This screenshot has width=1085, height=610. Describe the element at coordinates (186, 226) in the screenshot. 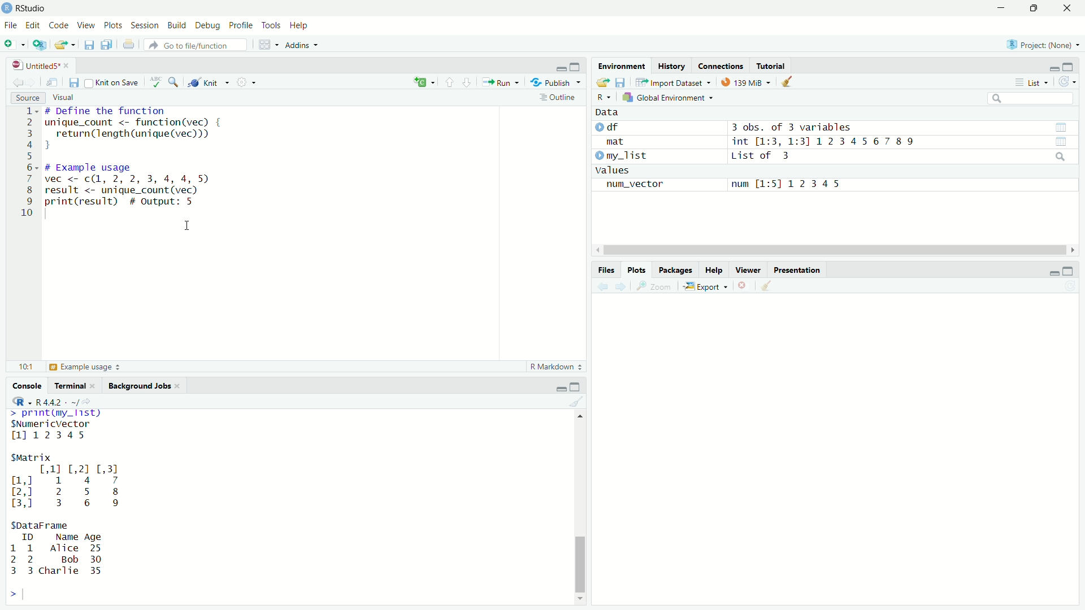

I see `cursor` at that location.